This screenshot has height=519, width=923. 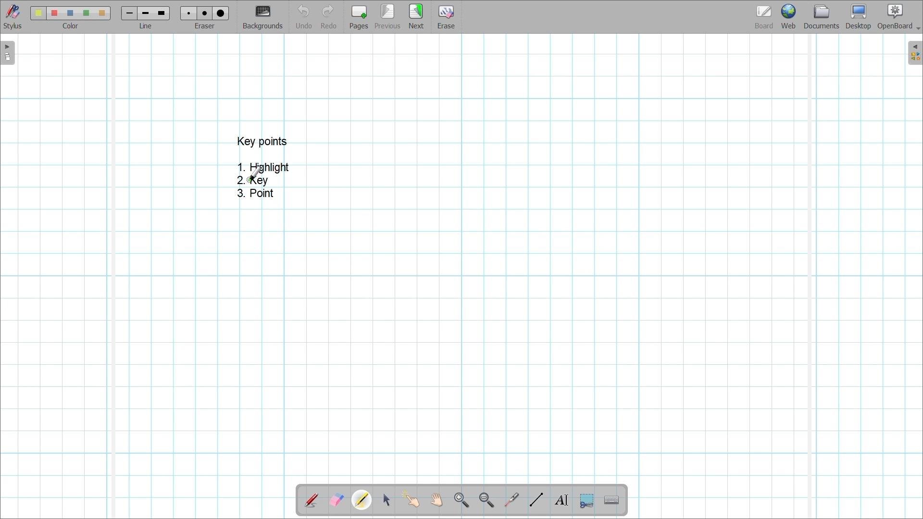 What do you see at coordinates (128, 13) in the screenshot?
I see `Line 1` at bounding box center [128, 13].